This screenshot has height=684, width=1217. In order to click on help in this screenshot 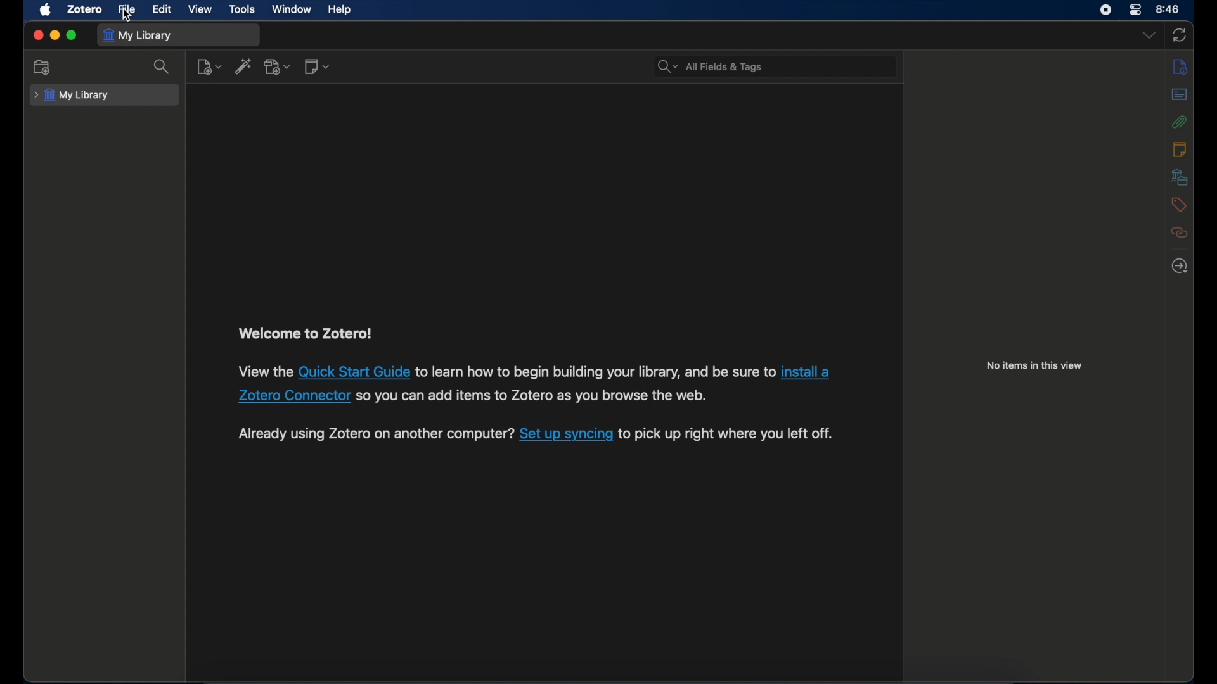, I will do `click(340, 9)`.